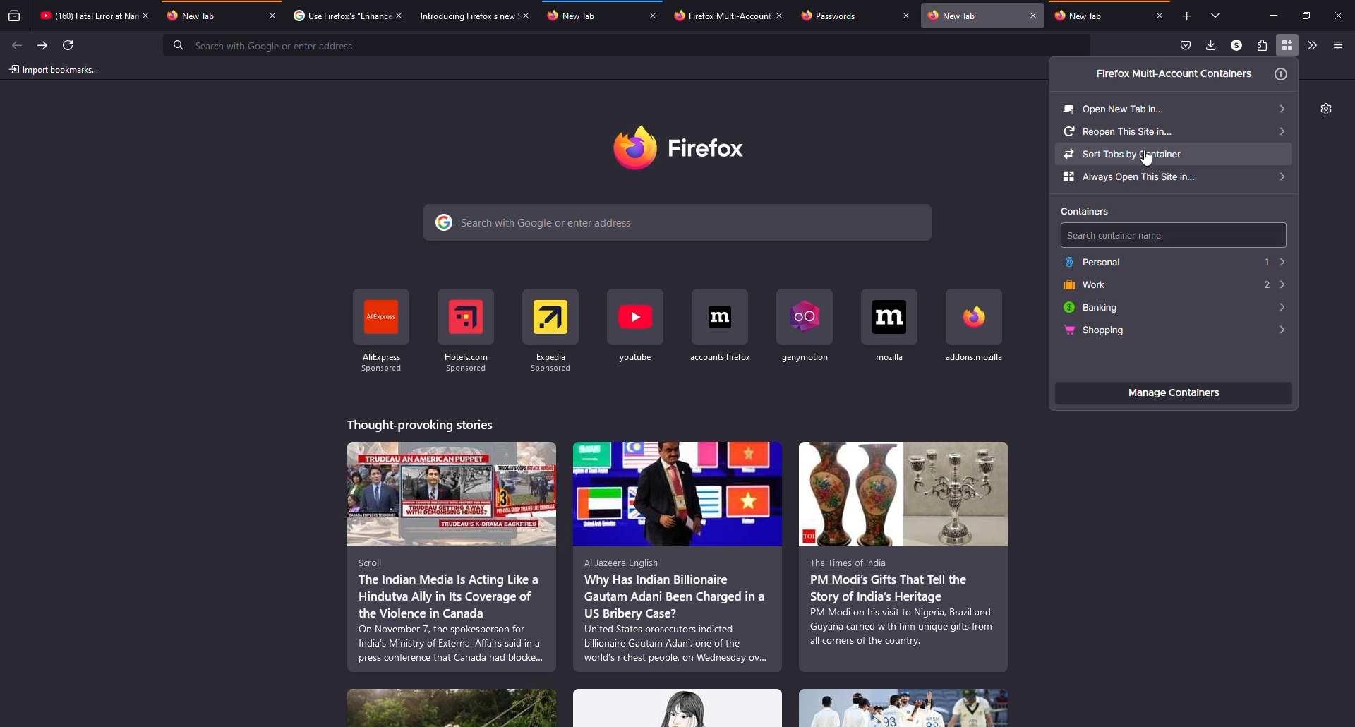  I want to click on close, so click(272, 15).